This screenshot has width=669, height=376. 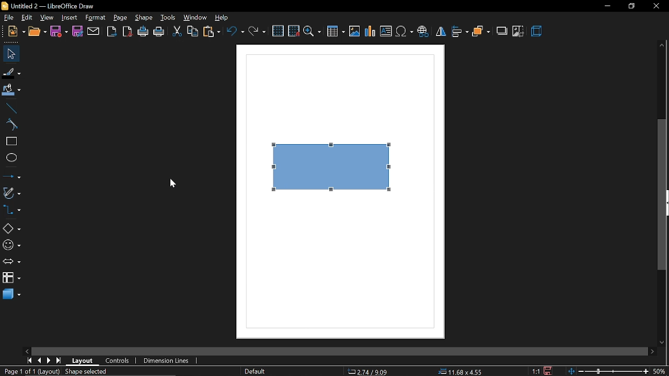 I want to click on shape selected, so click(x=87, y=372).